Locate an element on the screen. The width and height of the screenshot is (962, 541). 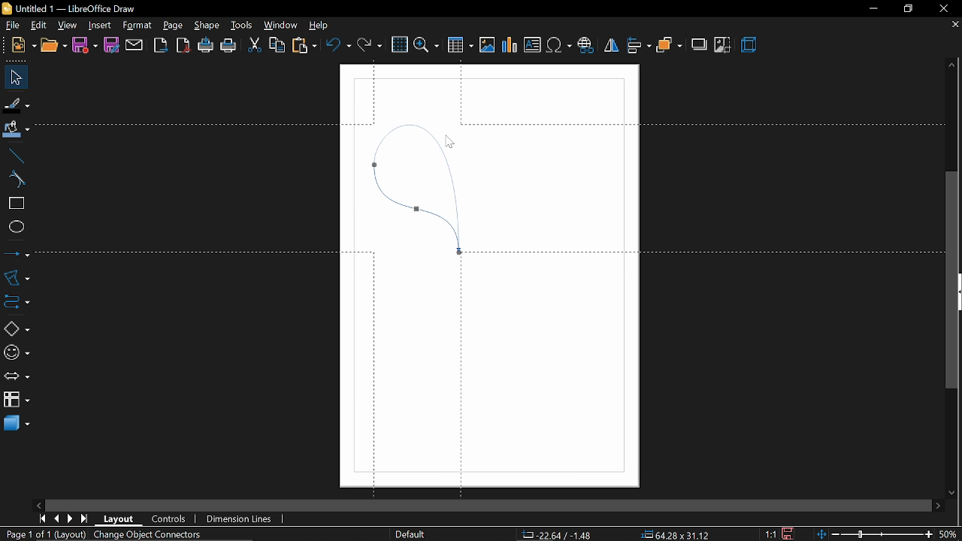
format is located at coordinates (137, 26).